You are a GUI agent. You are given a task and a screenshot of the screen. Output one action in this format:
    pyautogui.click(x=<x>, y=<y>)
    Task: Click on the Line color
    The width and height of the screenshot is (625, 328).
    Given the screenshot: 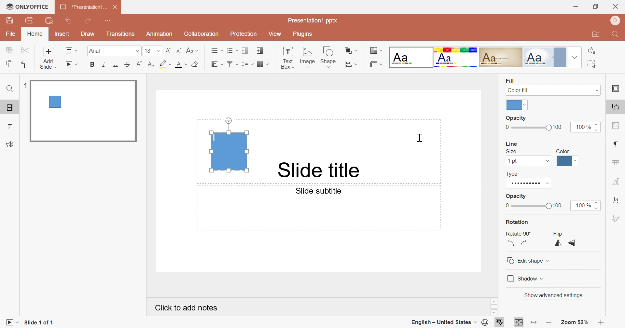 What is the action you would take?
    pyautogui.click(x=567, y=161)
    